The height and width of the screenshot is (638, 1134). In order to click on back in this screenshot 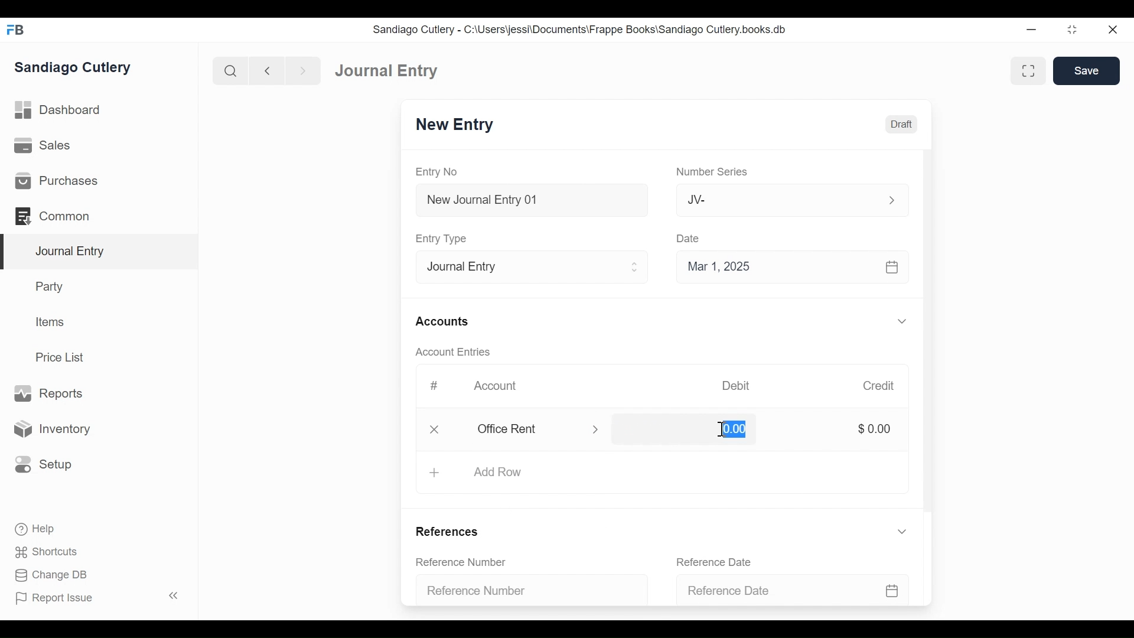, I will do `click(267, 70)`.